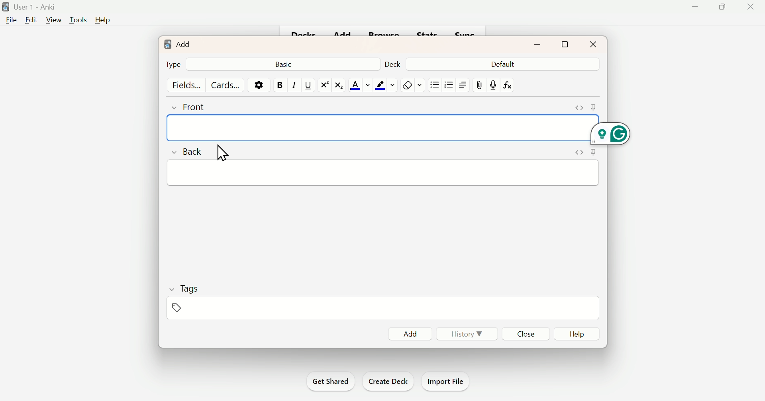 This screenshot has width=765, height=401. What do you see at coordinates (278, 85) in the screenshot?
I see `Bold` at bounding box center [278, 85].